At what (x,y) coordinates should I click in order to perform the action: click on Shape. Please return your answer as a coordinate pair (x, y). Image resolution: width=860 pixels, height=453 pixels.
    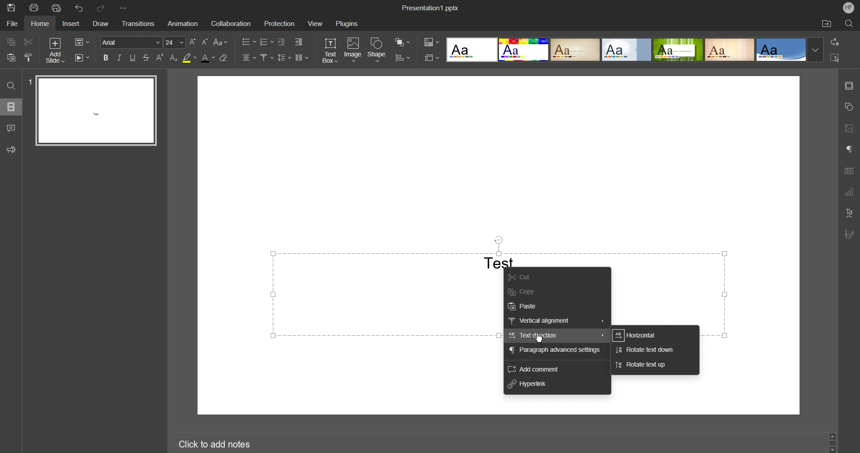
    Looking at the image, I should click on (378, 50).